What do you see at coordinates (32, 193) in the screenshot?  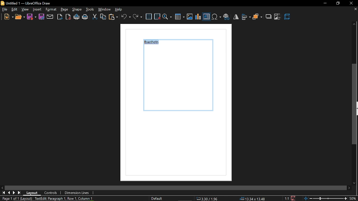 I see `layout` at bounding box center [32, 193].